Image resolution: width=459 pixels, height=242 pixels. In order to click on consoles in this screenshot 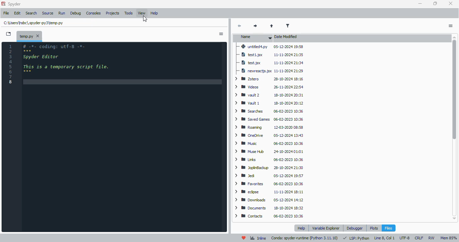, I will do `click(94, 13)`.